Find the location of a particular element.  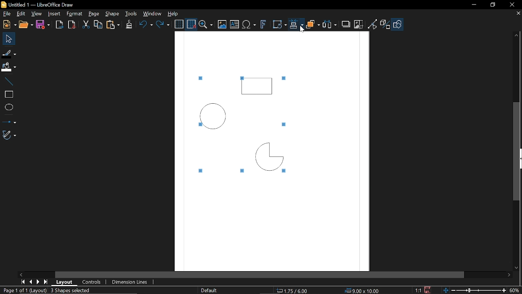

Tiny square marked around the selected objects is located at coordinates (202, 78).